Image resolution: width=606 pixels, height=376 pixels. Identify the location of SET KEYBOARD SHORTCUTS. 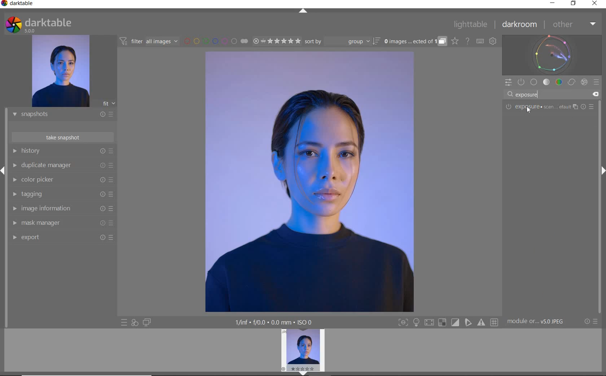
(480, 41).